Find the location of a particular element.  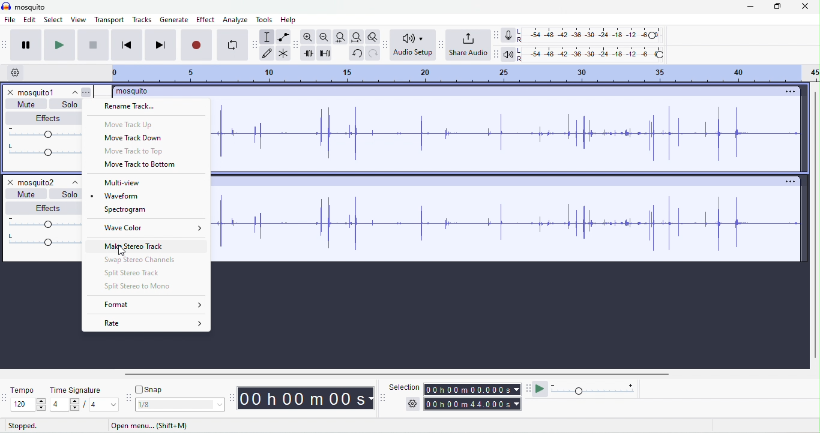

spectrogram is located at coordinates (124, 210).